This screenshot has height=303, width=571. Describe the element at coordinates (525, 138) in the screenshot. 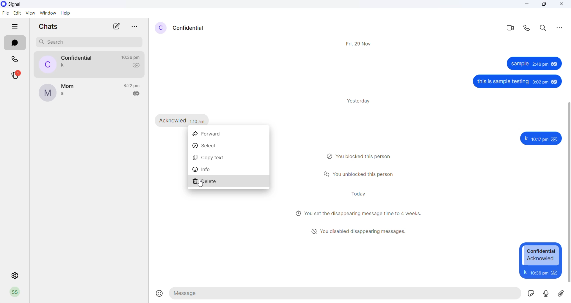

I see `k` at that location.